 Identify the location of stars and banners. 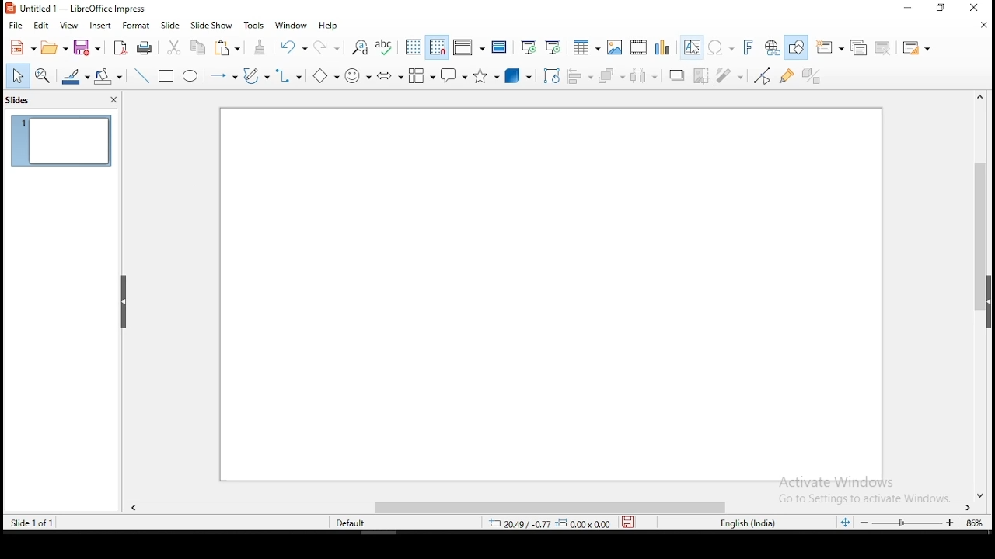
(487, 76).